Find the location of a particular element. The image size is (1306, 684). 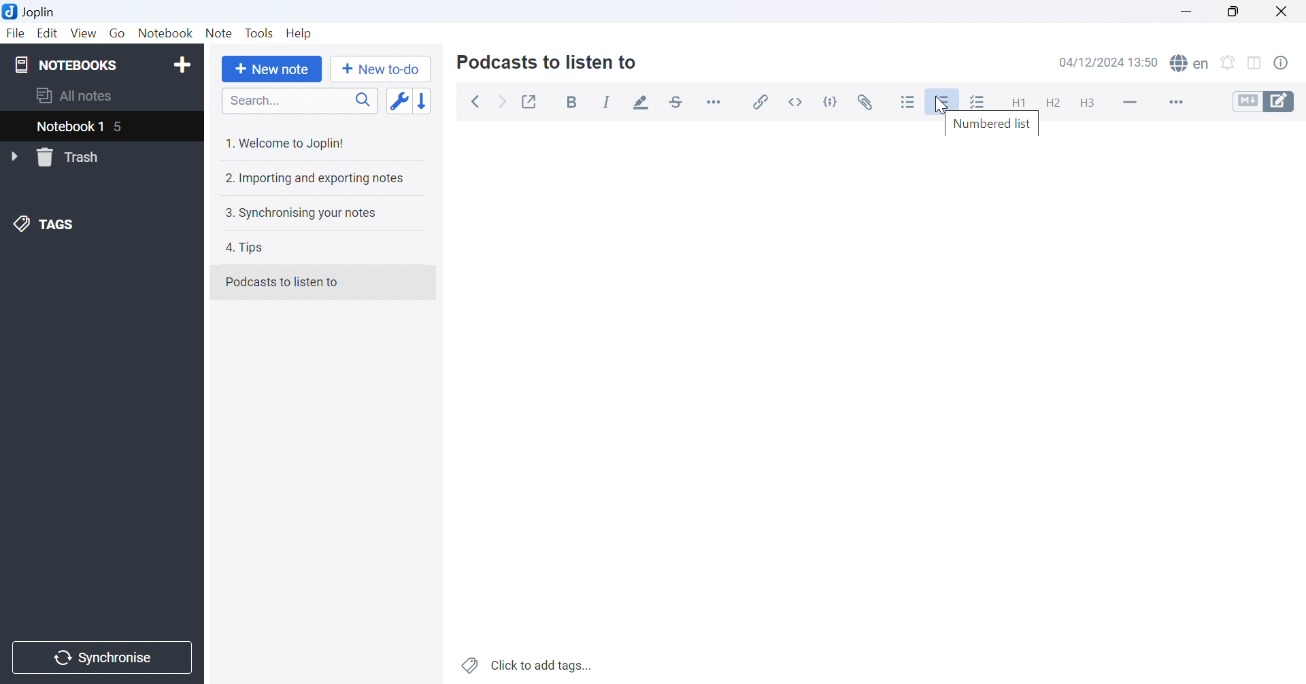

Strikethrough is located at coordinates (677, 101).